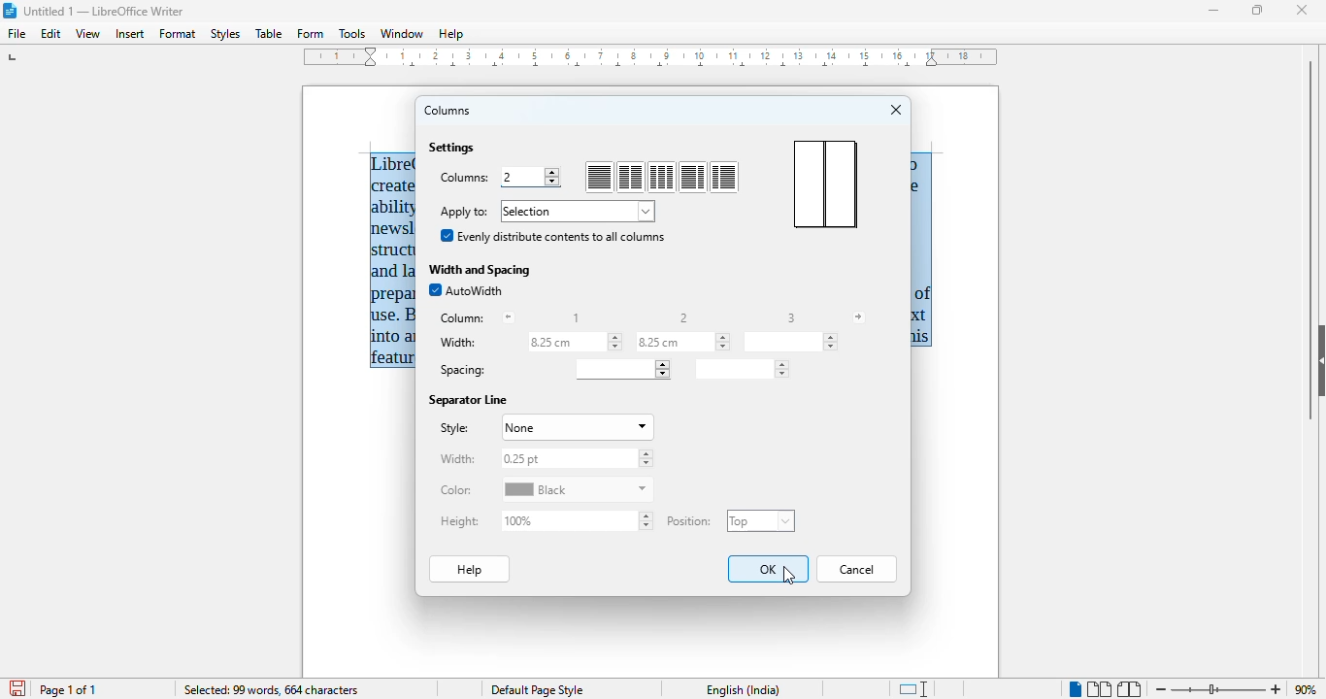 This screenshot has width=1326, height=699. I want to click on evenly distribute contents to all columns, so click(552, 235).